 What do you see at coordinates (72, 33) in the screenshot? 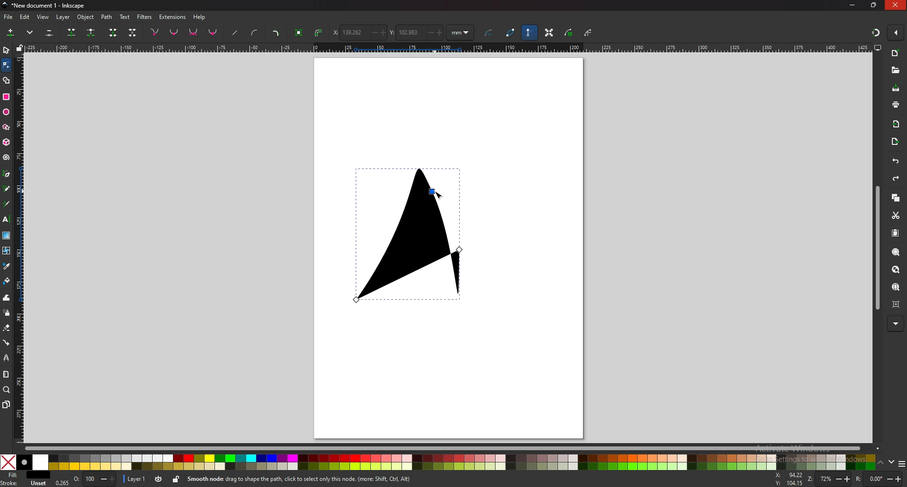
I see `join selected nodes` at bounding box center [72, 33].